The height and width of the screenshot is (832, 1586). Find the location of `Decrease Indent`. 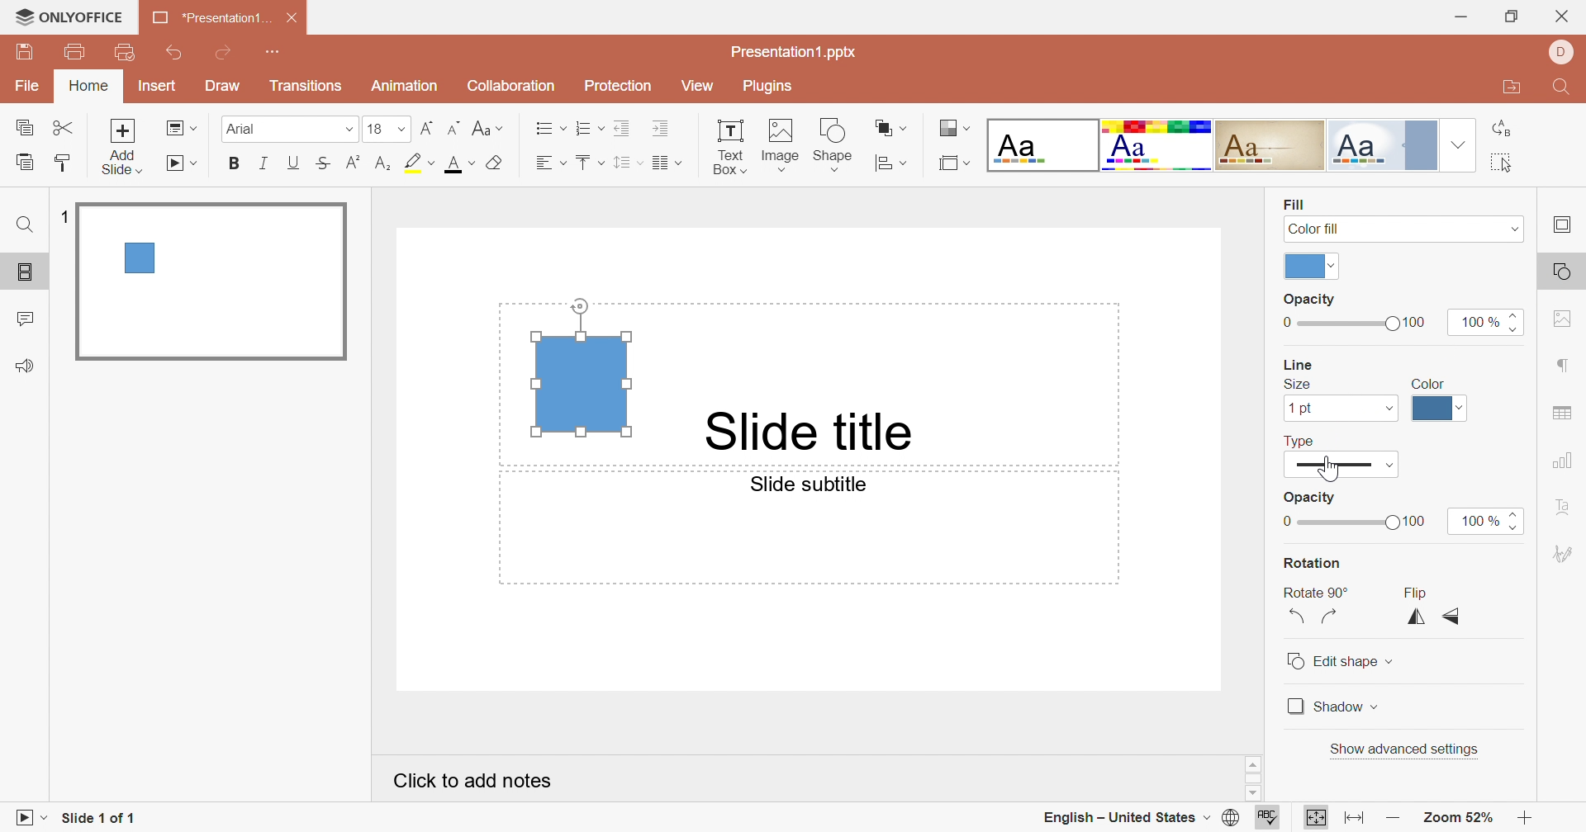

Decrease Indent is located at coordinates (624, 128).